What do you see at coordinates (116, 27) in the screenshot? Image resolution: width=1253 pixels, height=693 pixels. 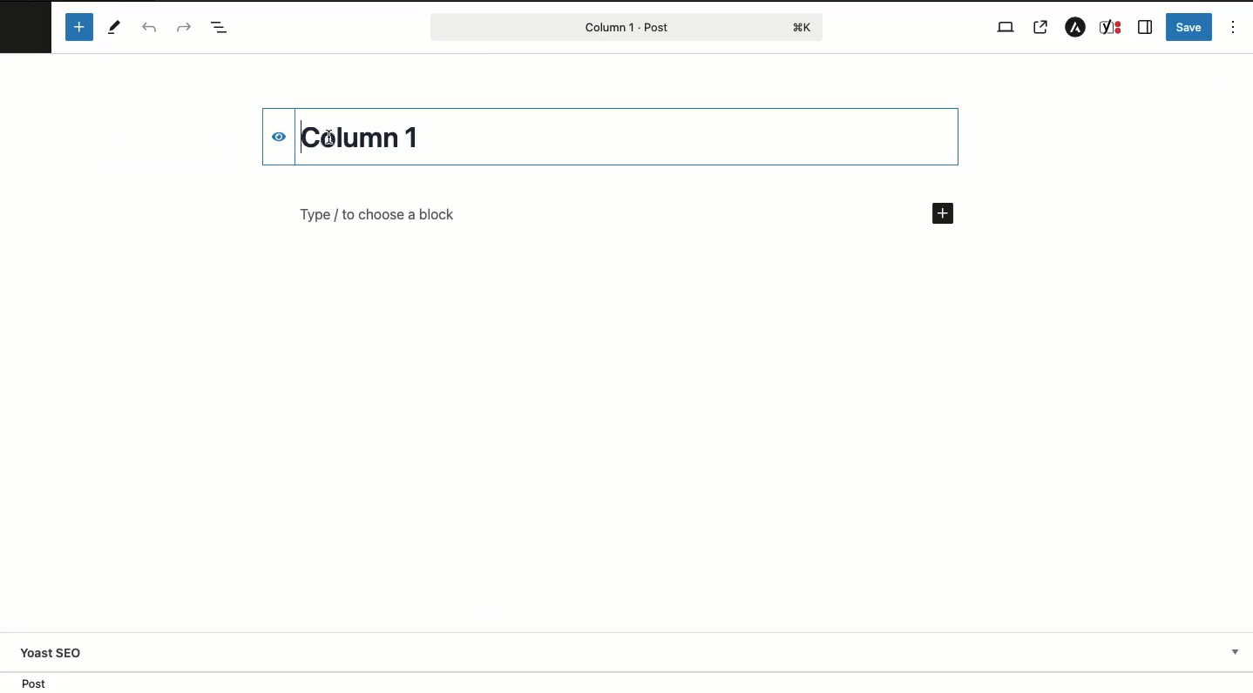 I see `Tools` at bounding box center [116, 27].